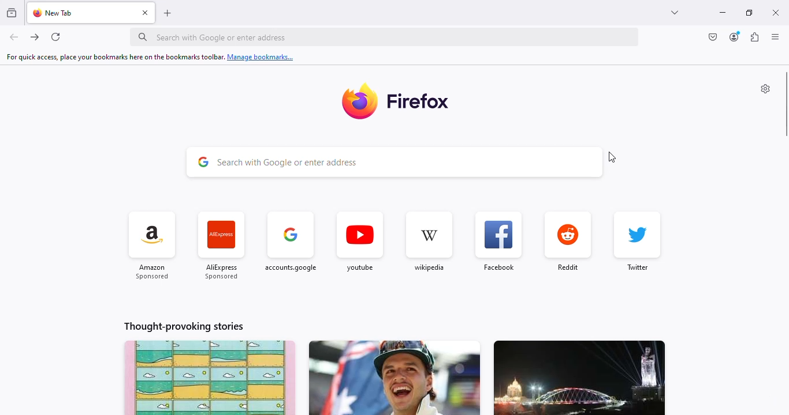  I want to click on close, so click(776, 13).